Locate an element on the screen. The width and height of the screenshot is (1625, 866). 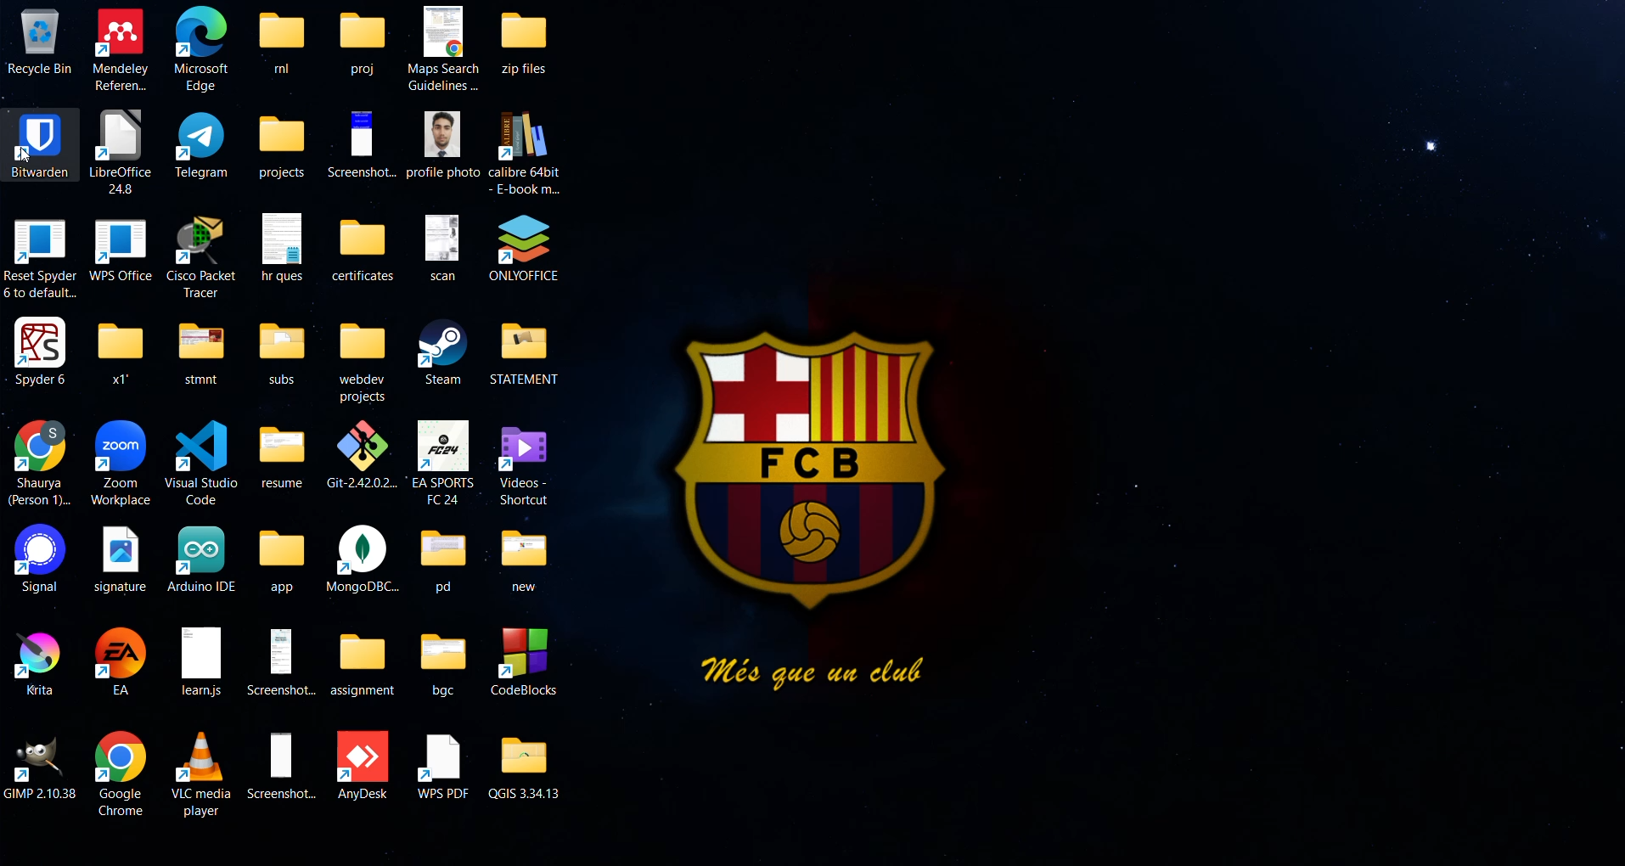
resume is located at coordinates (284, 453).